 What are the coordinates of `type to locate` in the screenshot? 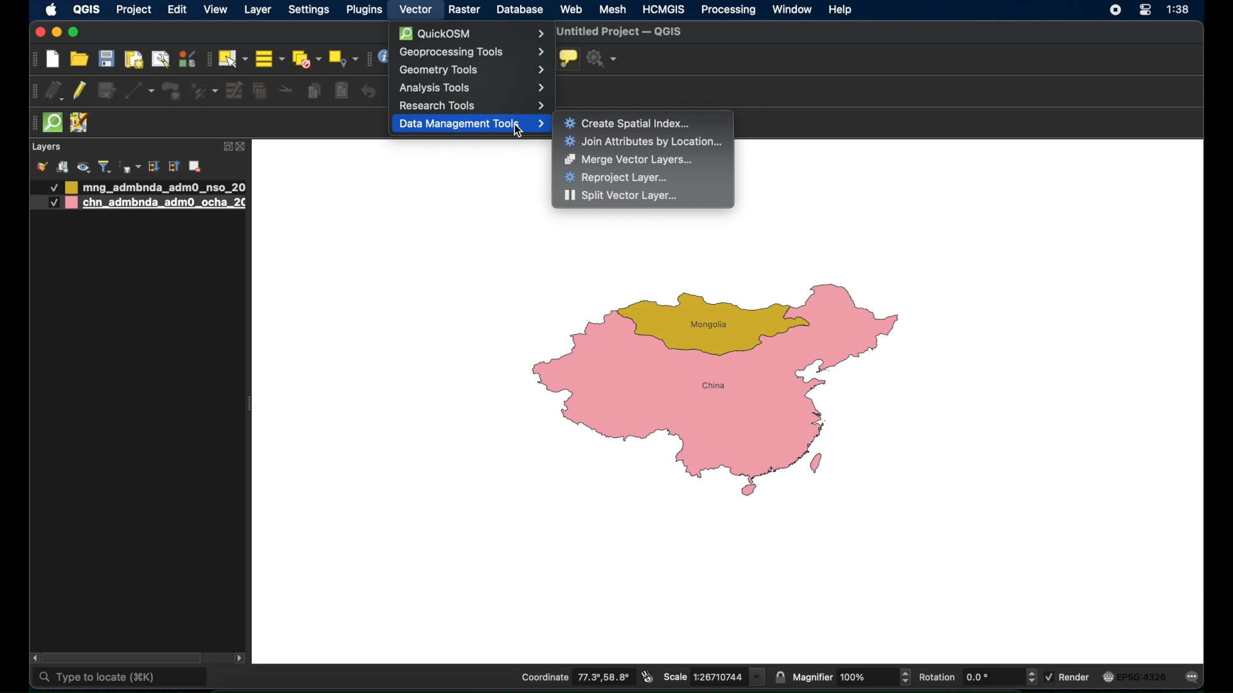 It's located at (121, 678).